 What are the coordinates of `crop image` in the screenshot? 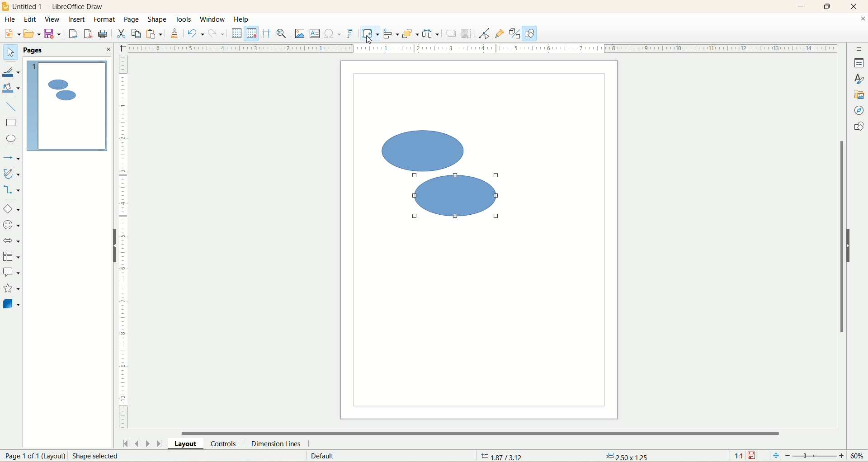 It's located at (467, 33).